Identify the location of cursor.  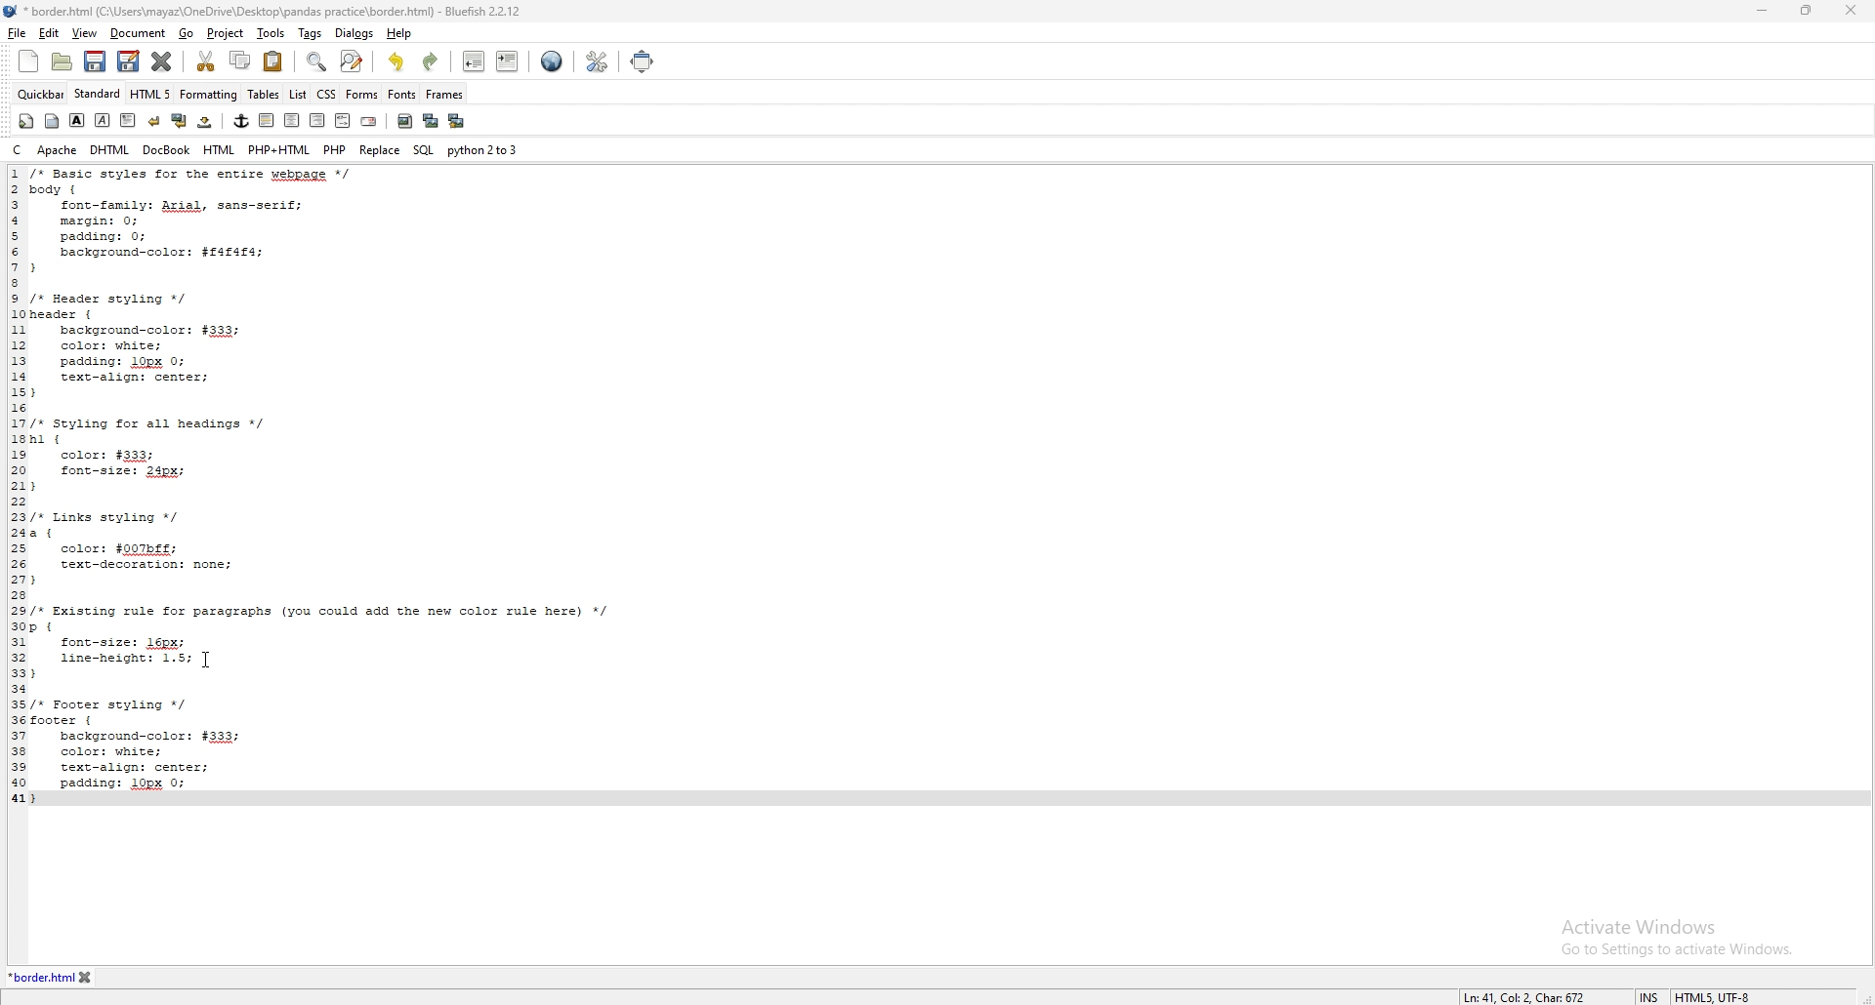
(208, 661).